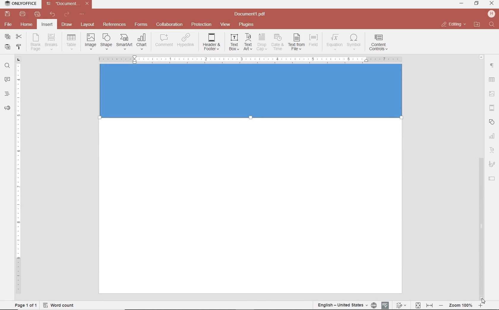 This screenshot has width=499, height=310. I want to click on IMAGE, so click(492, 94).